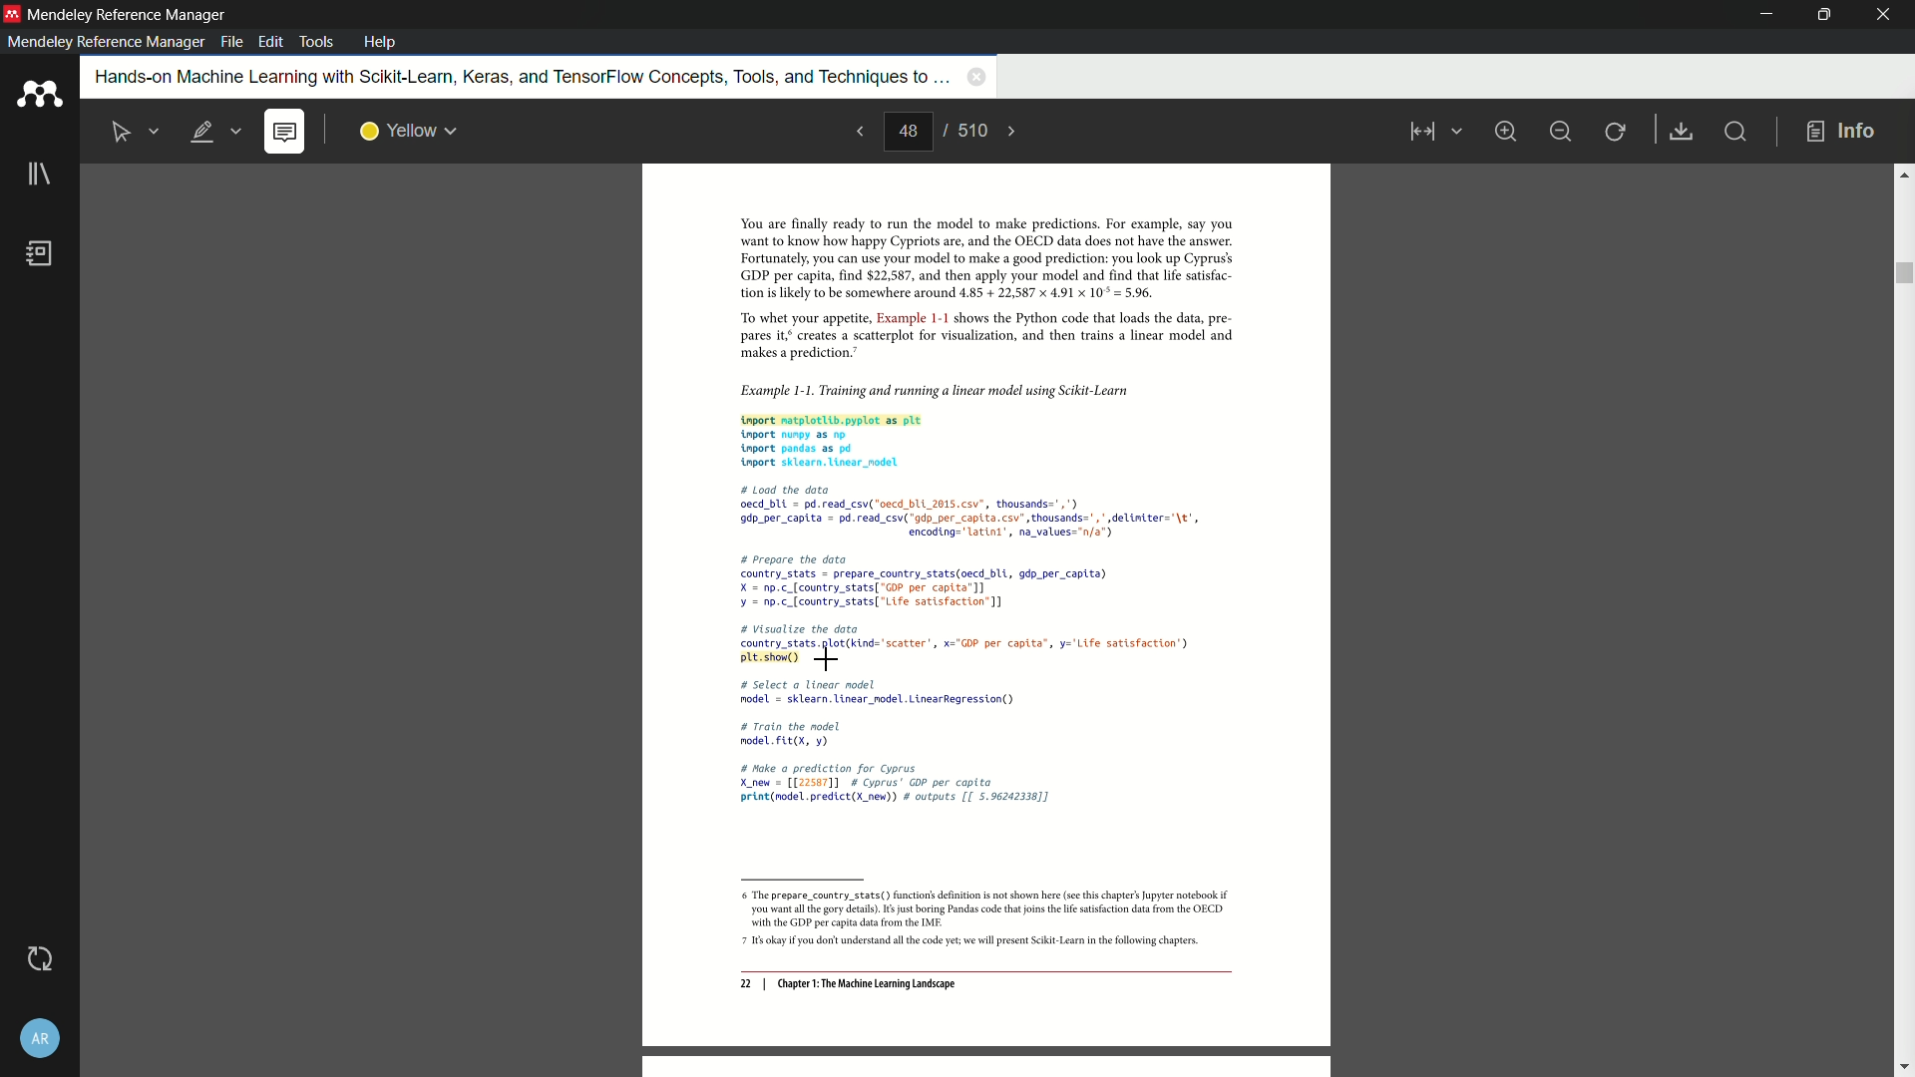 This screenshot has width=1915, height=1077. I want to click on previous page, so click(858, 131).